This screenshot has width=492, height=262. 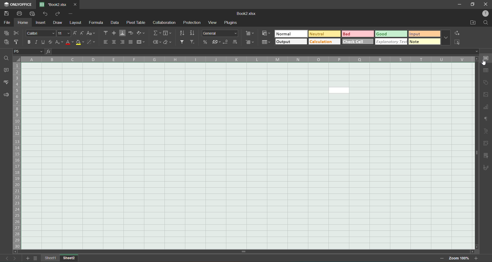 I want to click on underline, so click(x=43, y=42).